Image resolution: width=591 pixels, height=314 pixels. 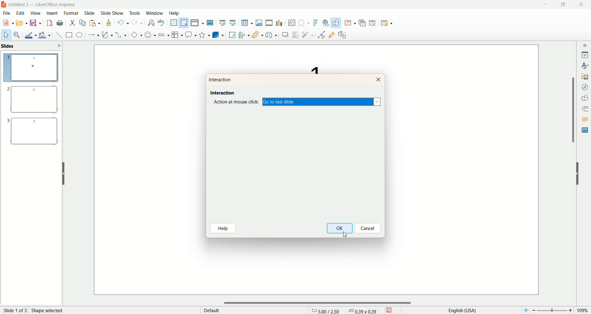 What do you see at coordinates (256, 34) in the screenshot?
I see `arrange` at bounding box center [256, 34].